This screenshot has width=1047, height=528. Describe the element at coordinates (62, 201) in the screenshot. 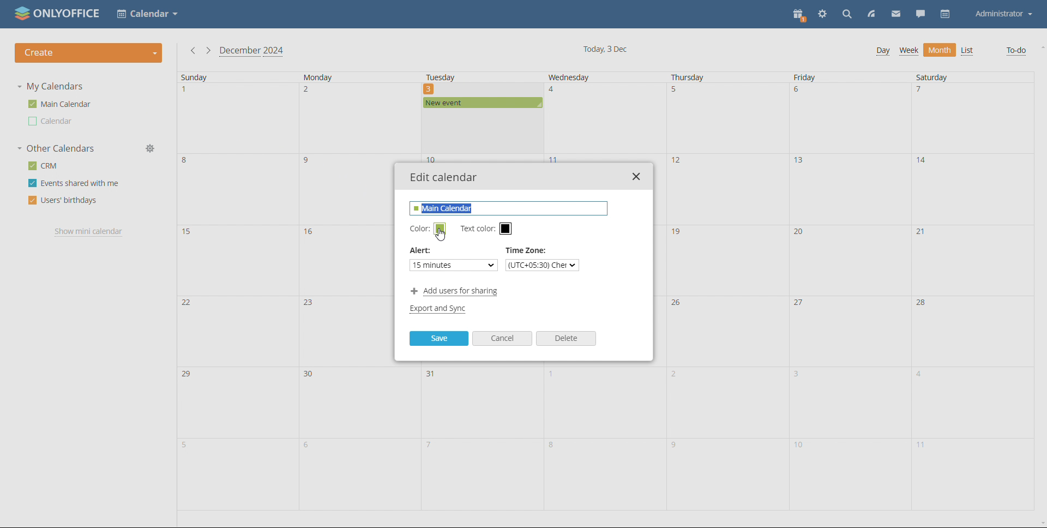

I see `users' birthdays` at that location.